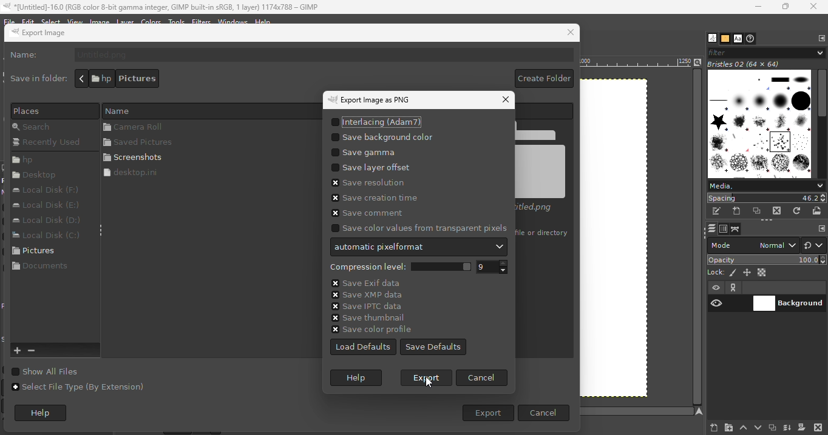  Describe the element at coordinates (38, 177) in the screenshot. I see `Desktop` at that location.